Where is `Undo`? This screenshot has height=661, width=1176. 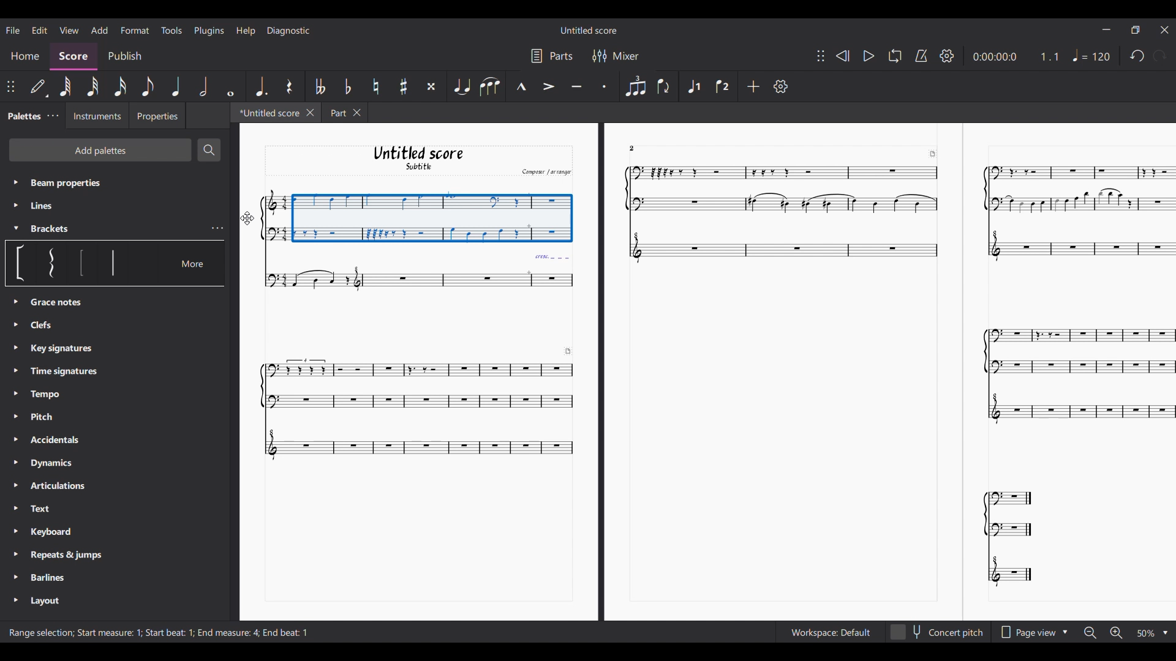
Undo is located at coordinates (1159, 58).